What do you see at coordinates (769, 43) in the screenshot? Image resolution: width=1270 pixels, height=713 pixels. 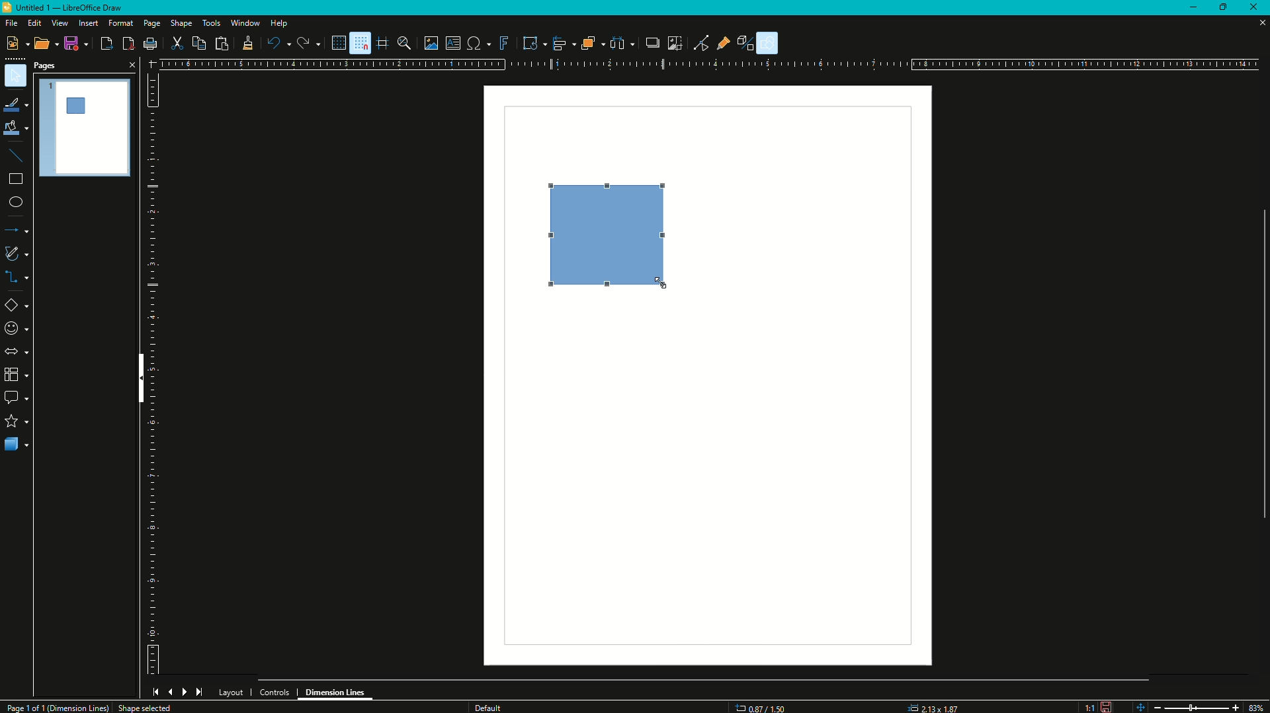 I see `Show Draw Functions` at bounding box center [769, 43].